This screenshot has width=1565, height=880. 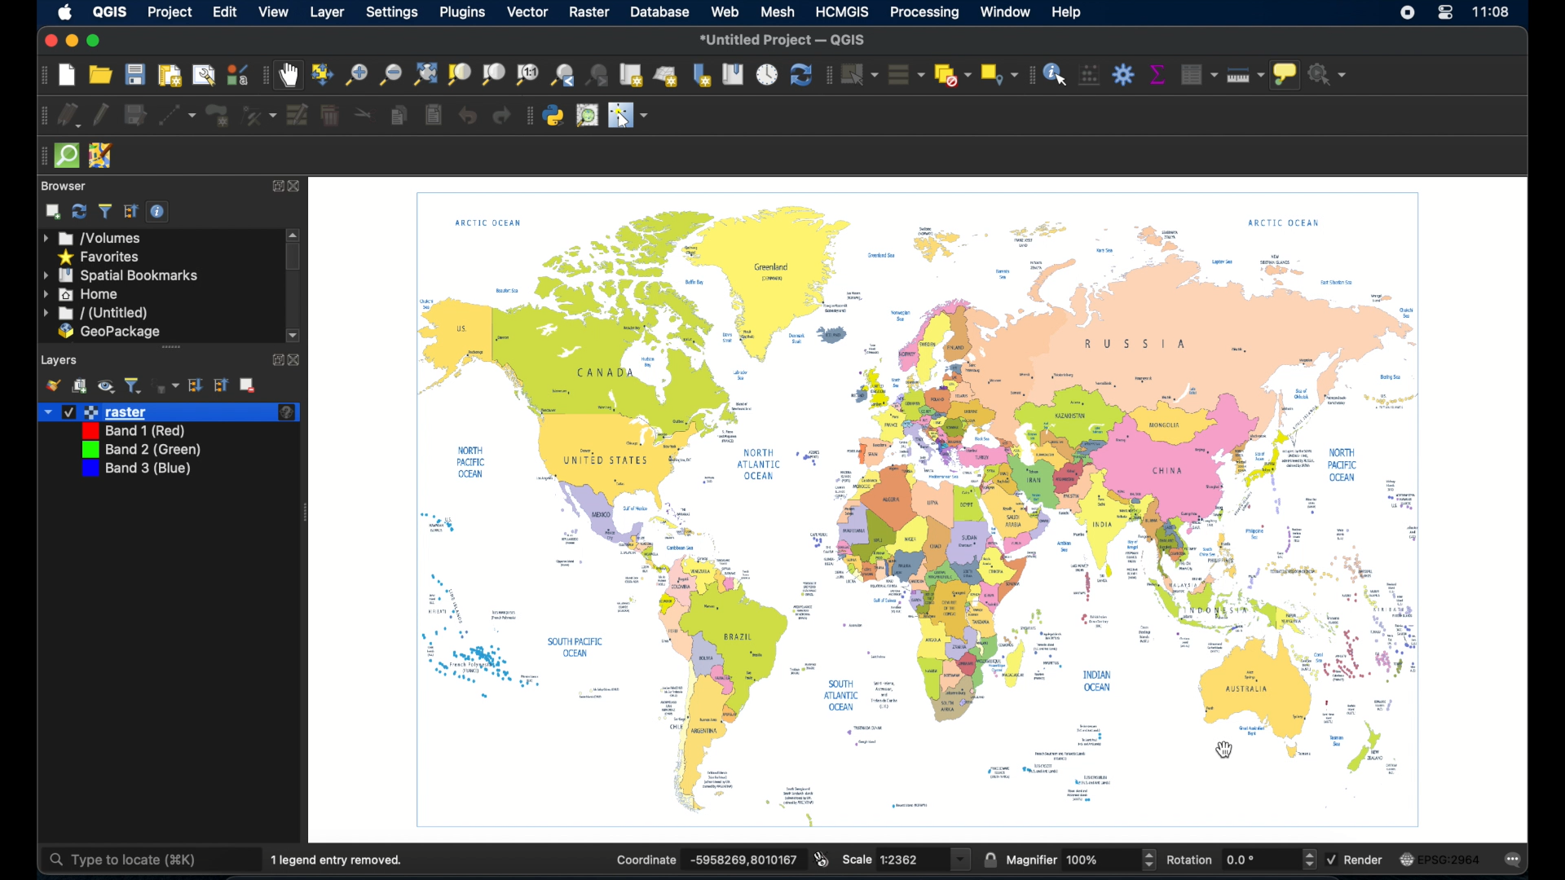 I want to click on zoom in, so click(x=356, y=74).